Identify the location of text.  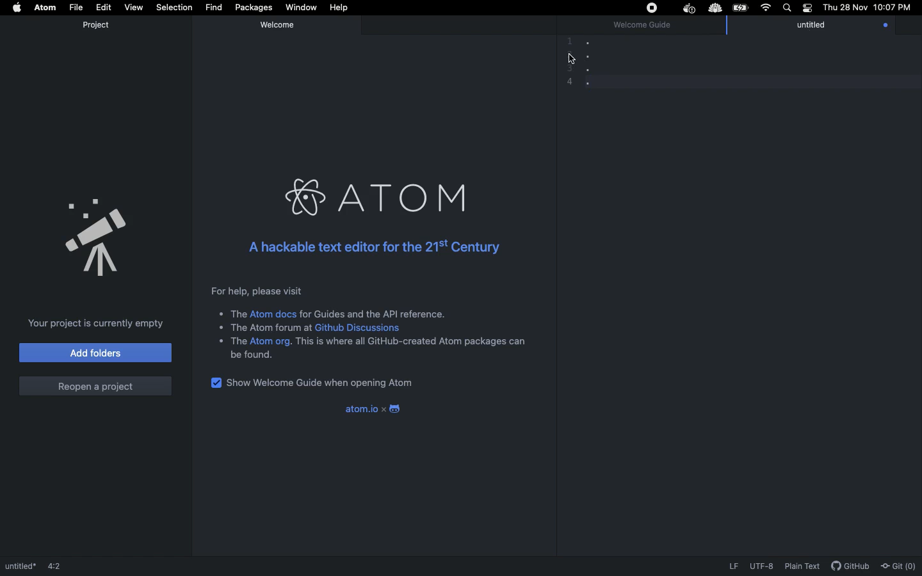
(266, 327).